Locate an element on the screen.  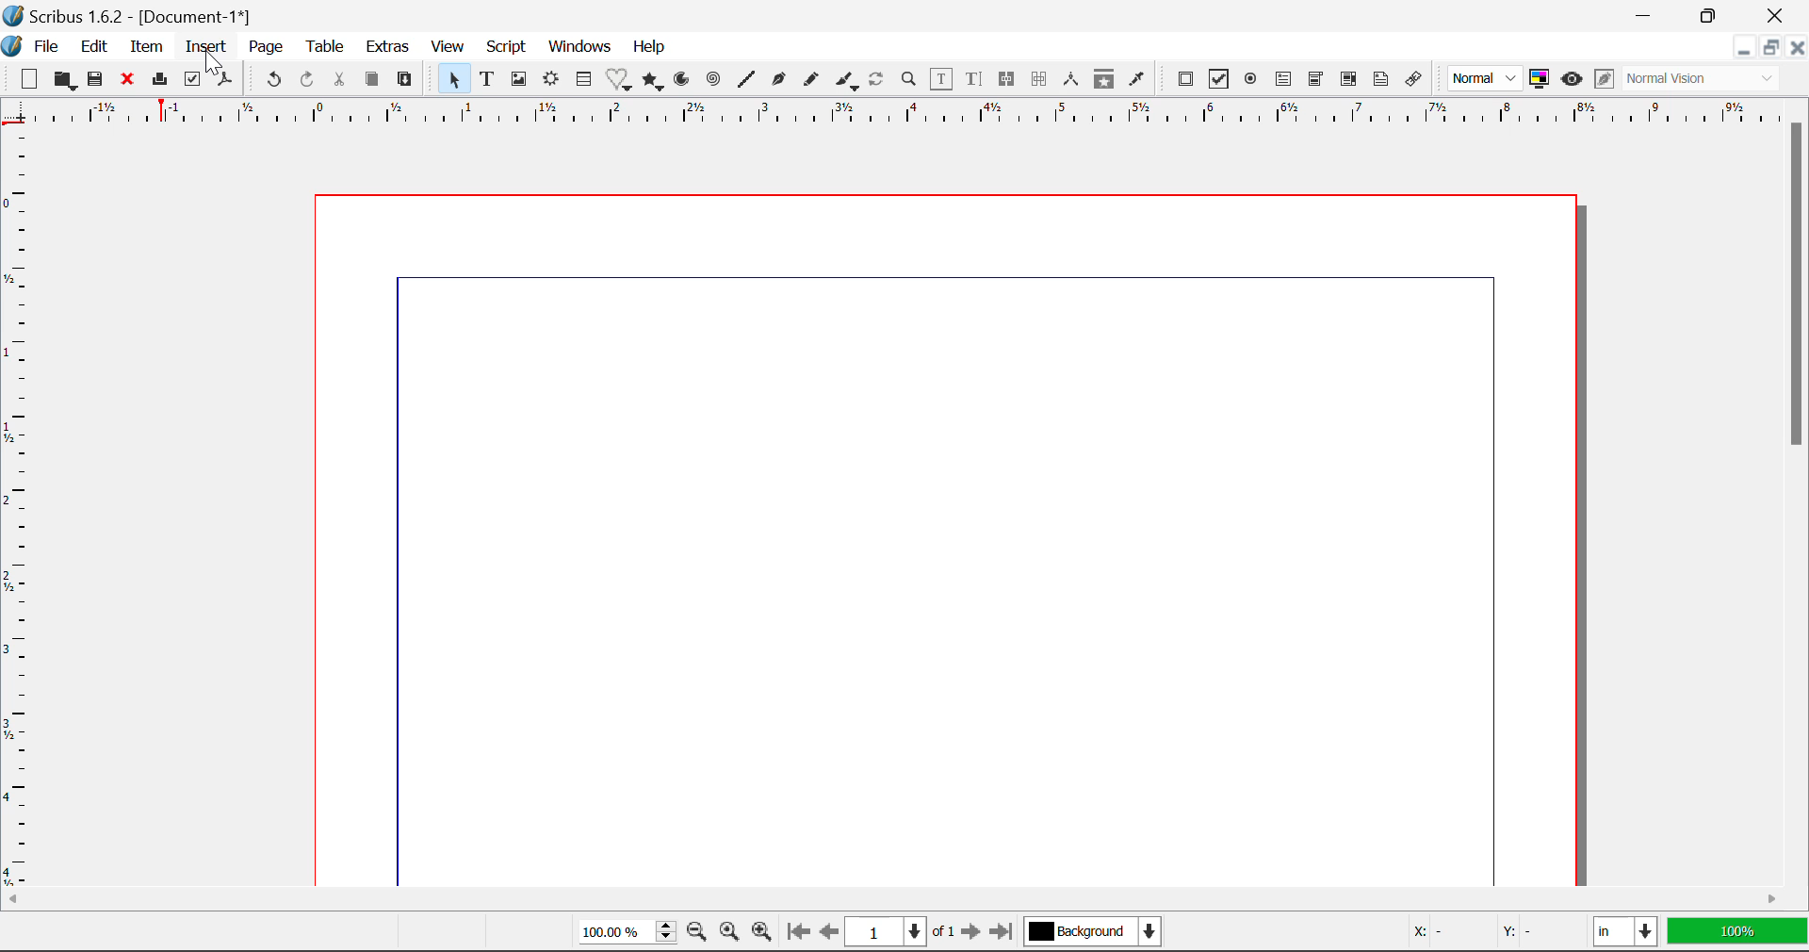
Link Annotation is located at coordinates (1414, 80).